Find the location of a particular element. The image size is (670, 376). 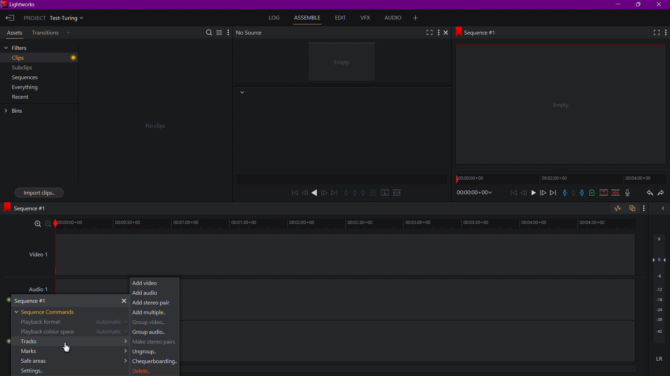

horizontal break is located at coordinates (395, 192).